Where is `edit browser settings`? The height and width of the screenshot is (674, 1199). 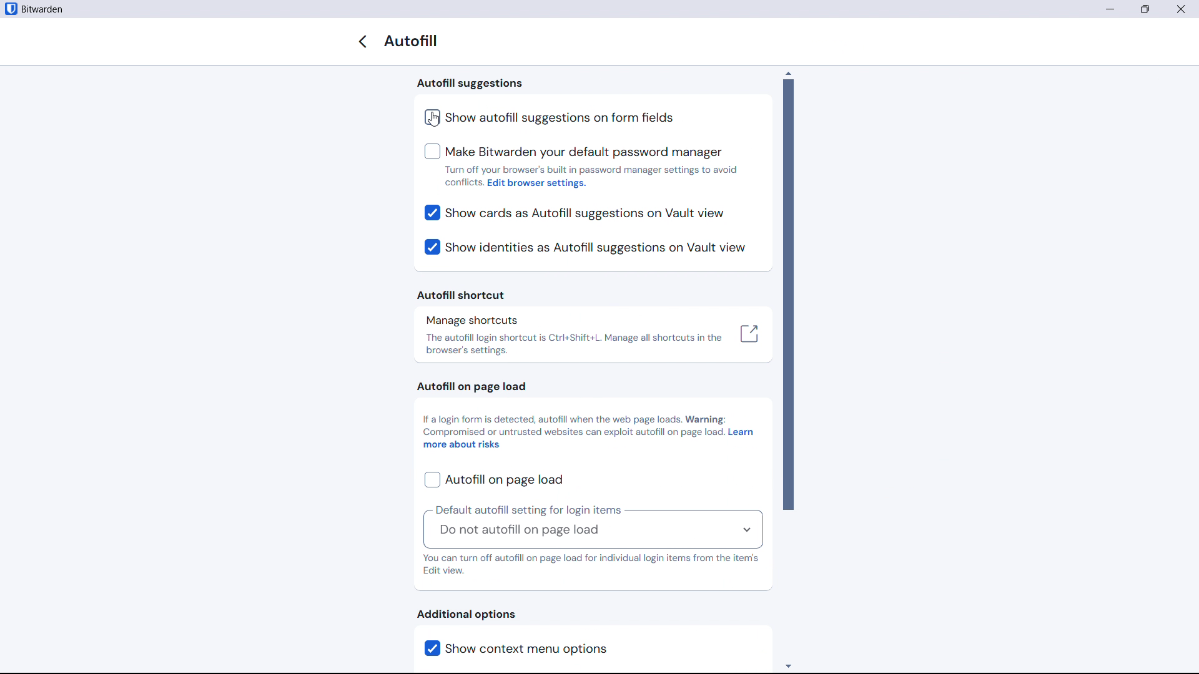 edit browser settings is located at coordinates (539, 184).